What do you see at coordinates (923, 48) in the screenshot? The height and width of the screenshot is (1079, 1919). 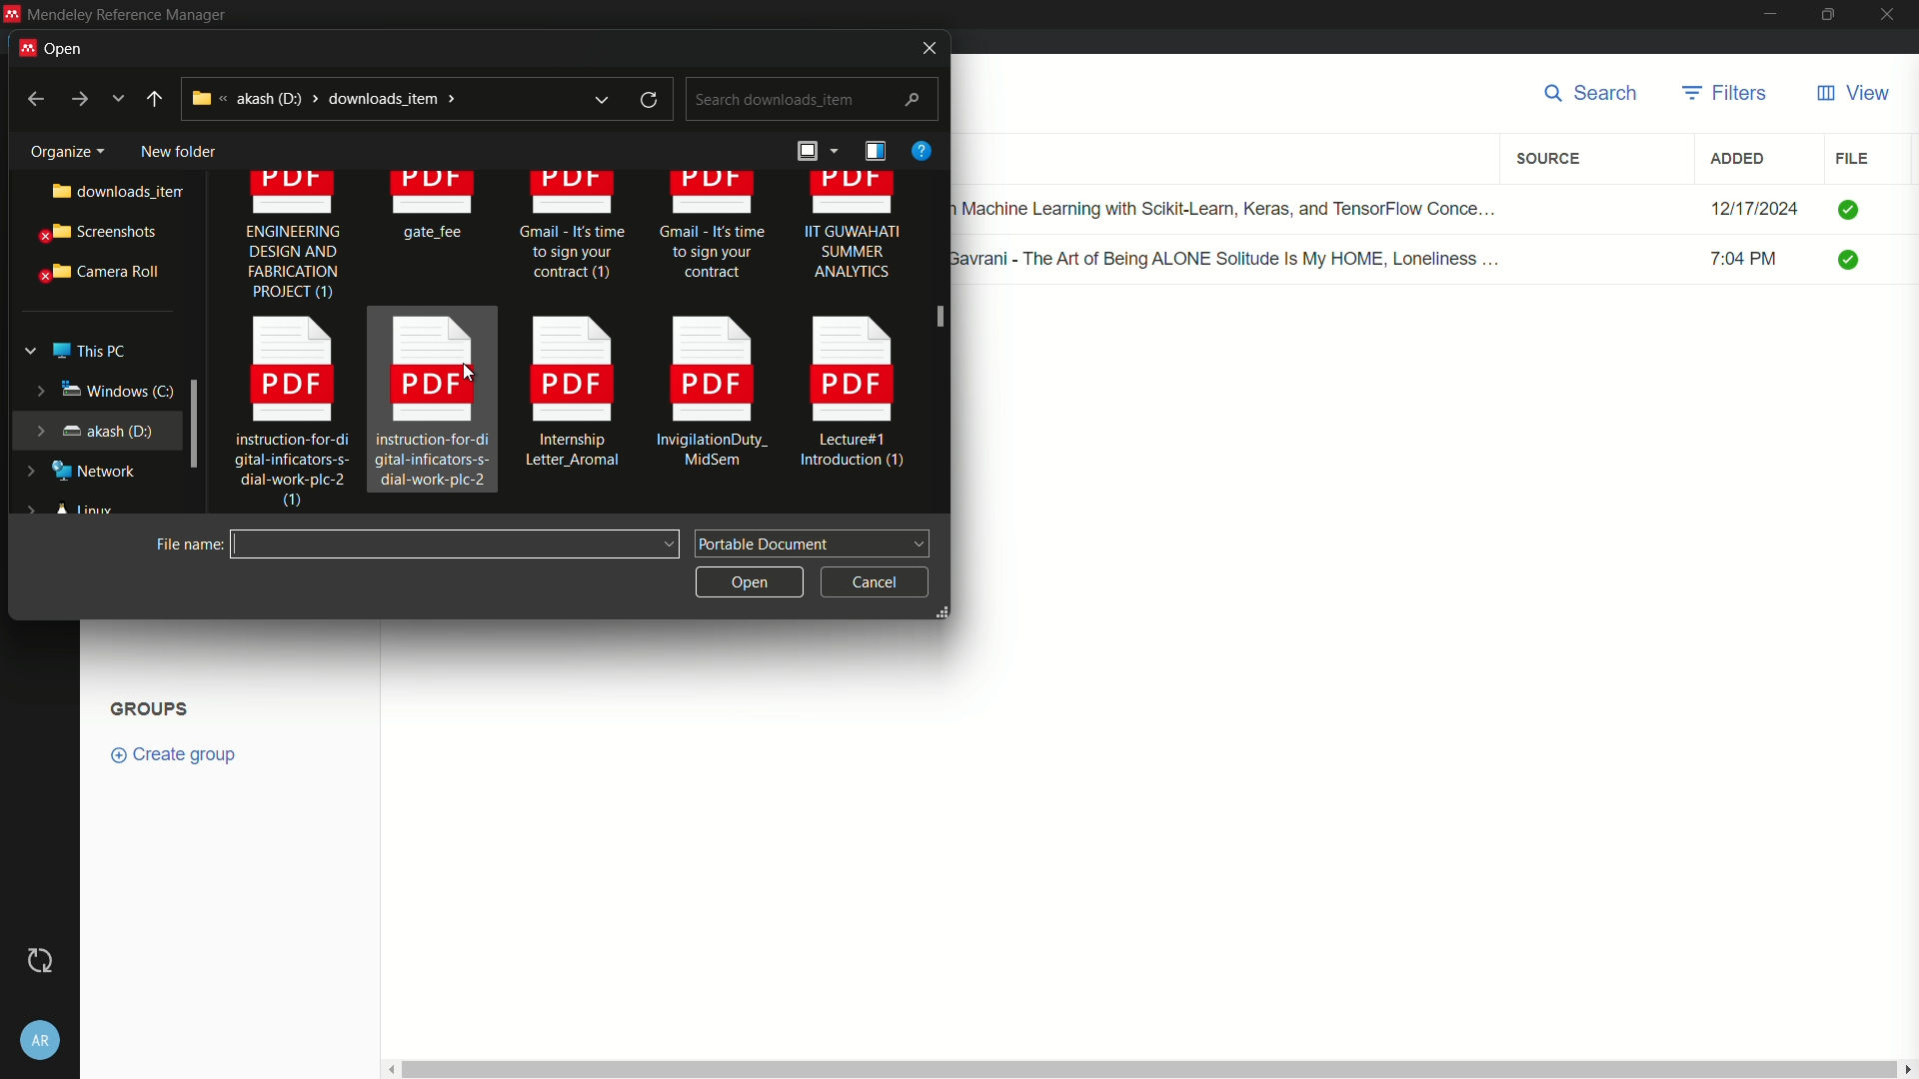 I see `close` at bounding box center [923, 48].